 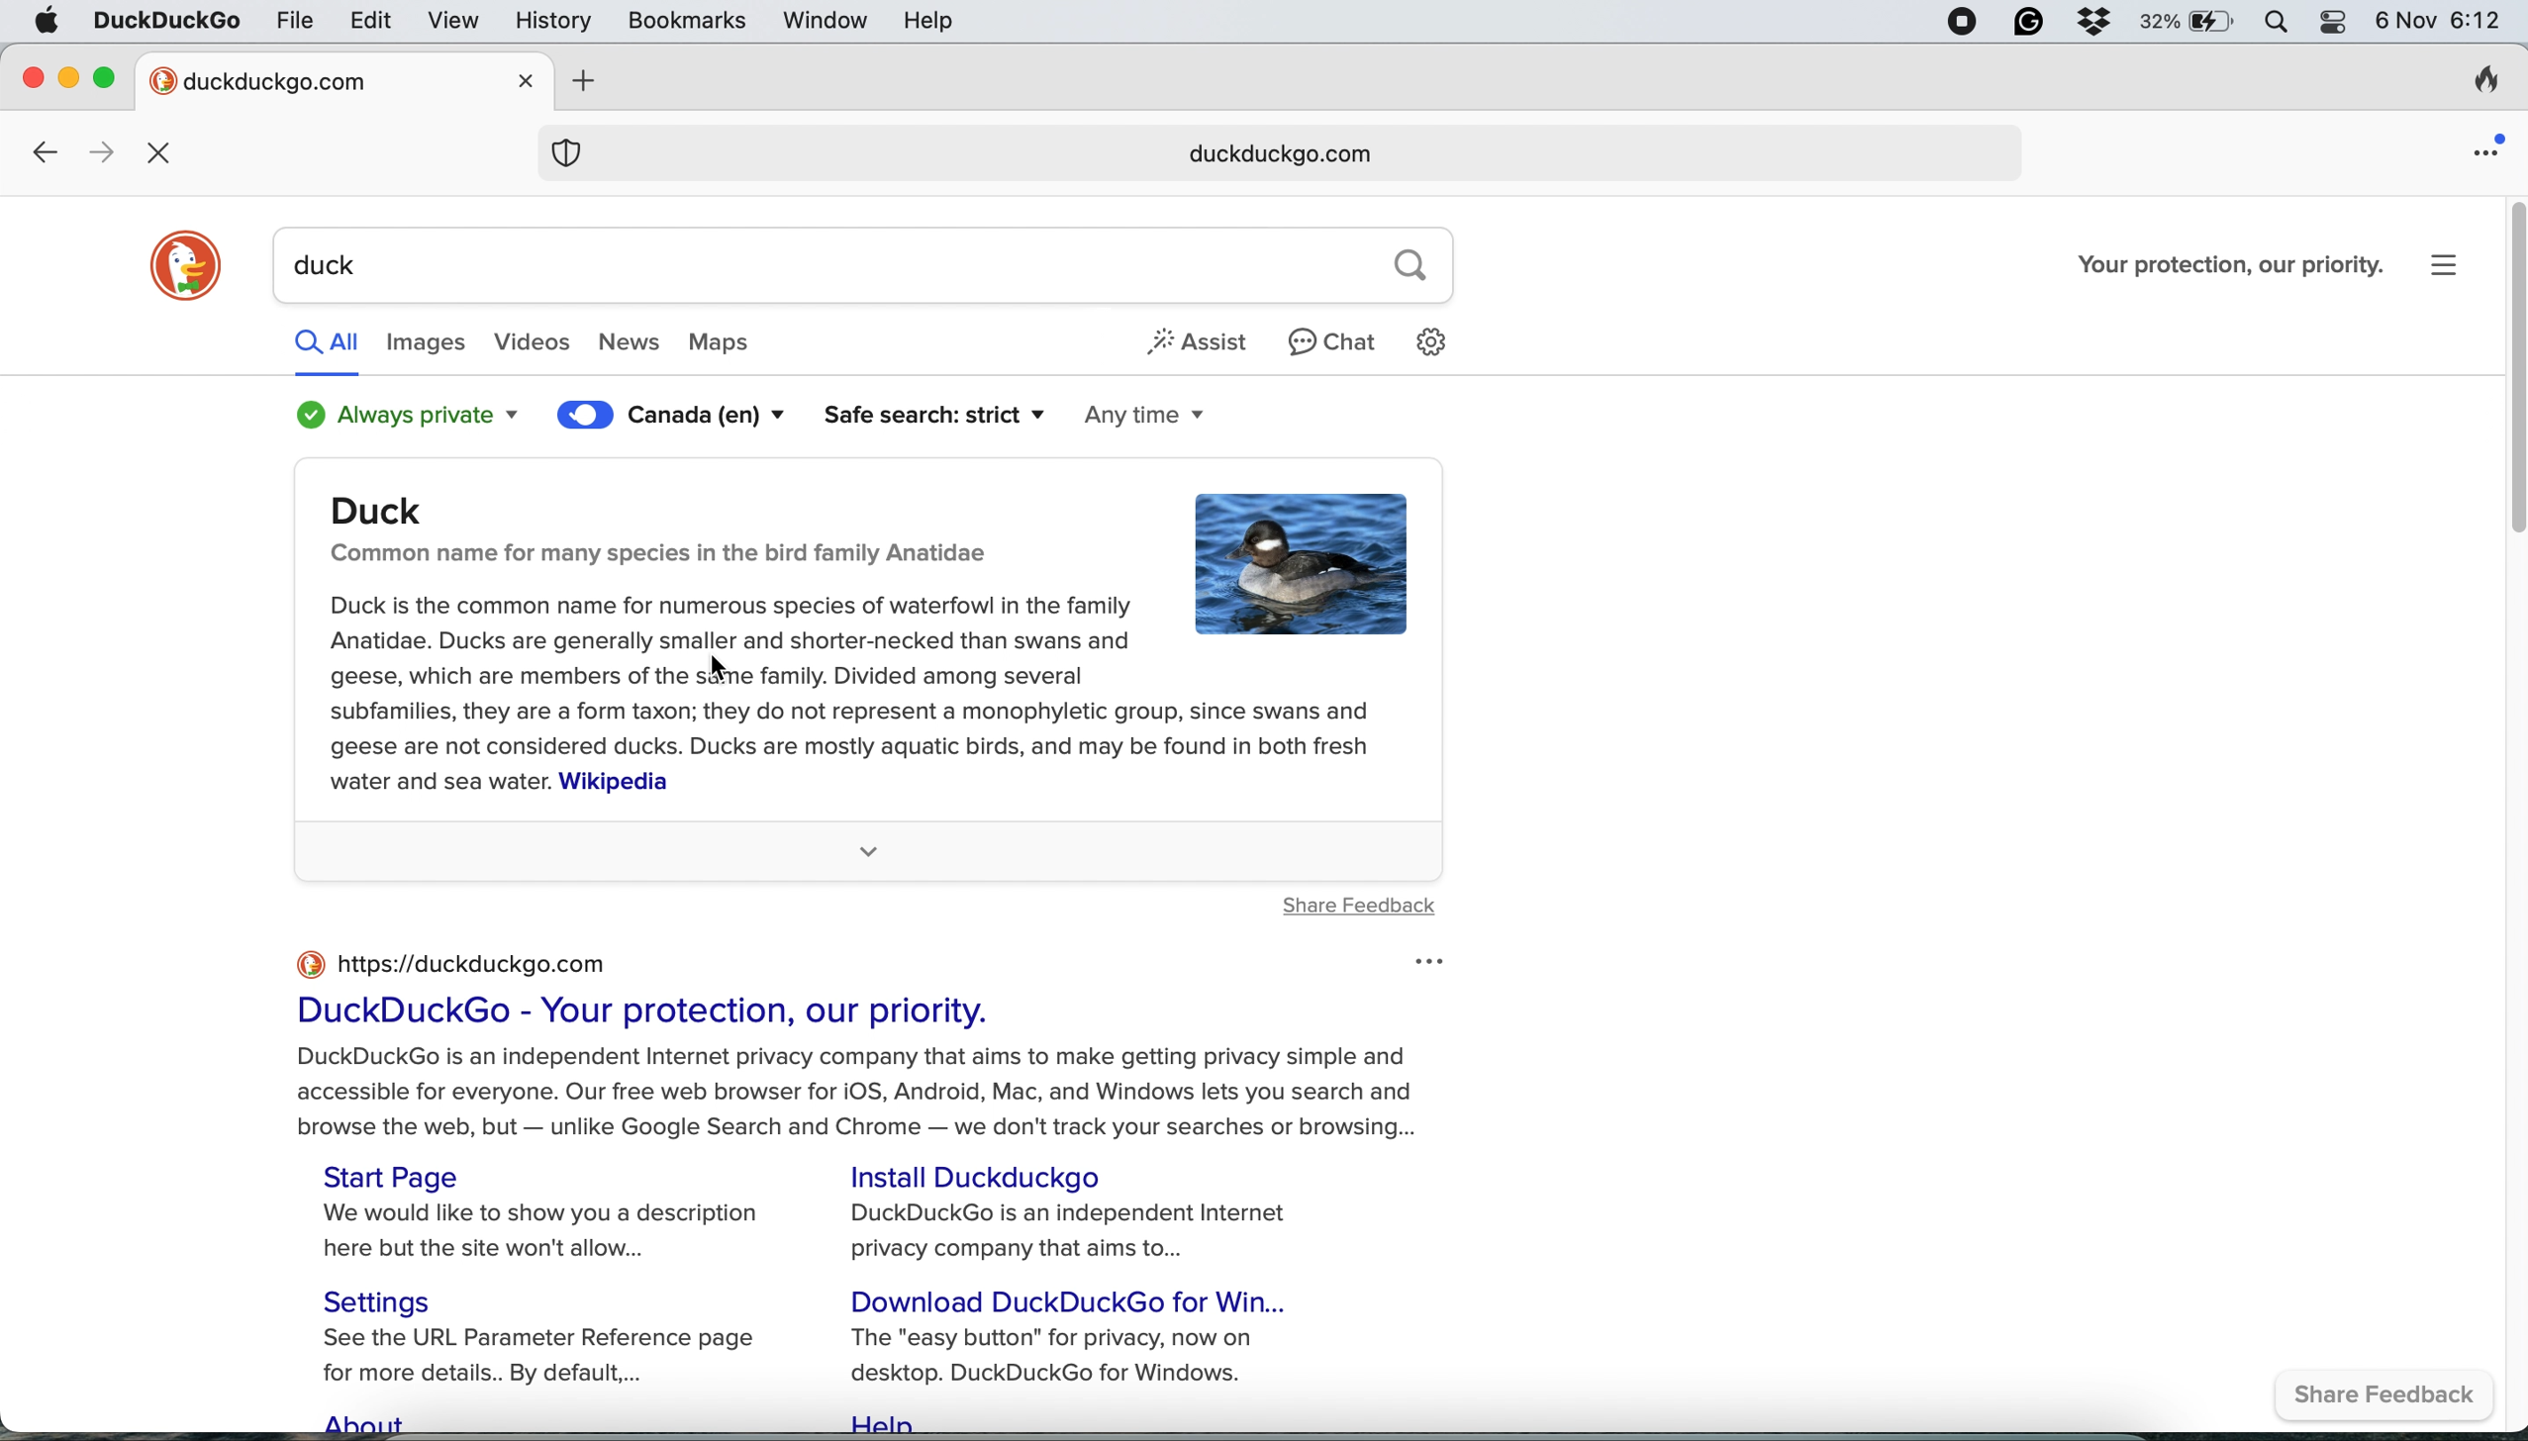 What do you see at coordinates (326, 340) in the screenshot?
I see `all` at bounding box center [326, 340].